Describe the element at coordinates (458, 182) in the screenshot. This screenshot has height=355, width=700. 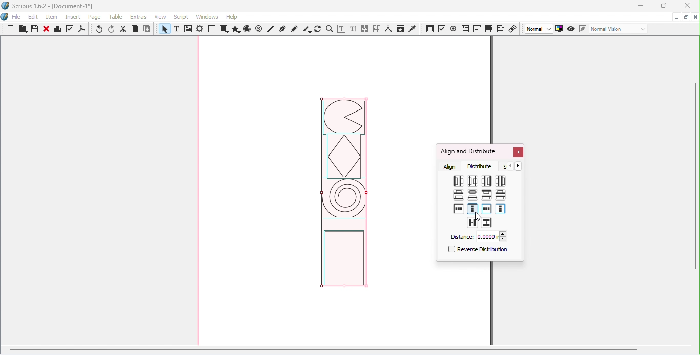
I see `Distribute left sides equidistantly` at that location.